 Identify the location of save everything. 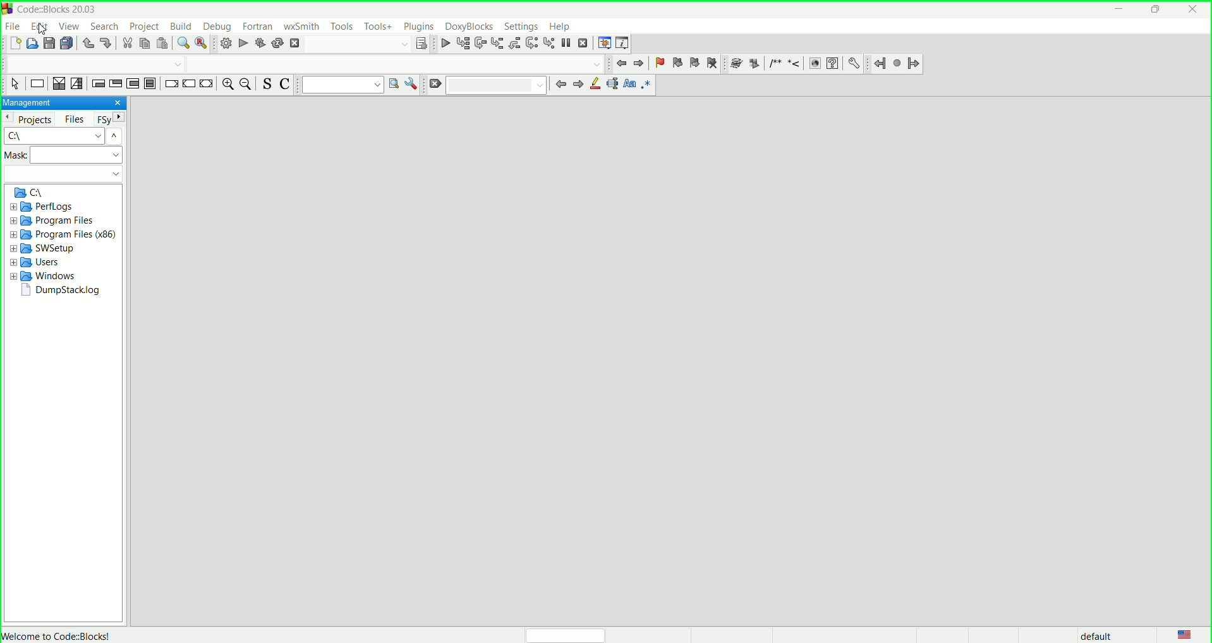
(70, 44).